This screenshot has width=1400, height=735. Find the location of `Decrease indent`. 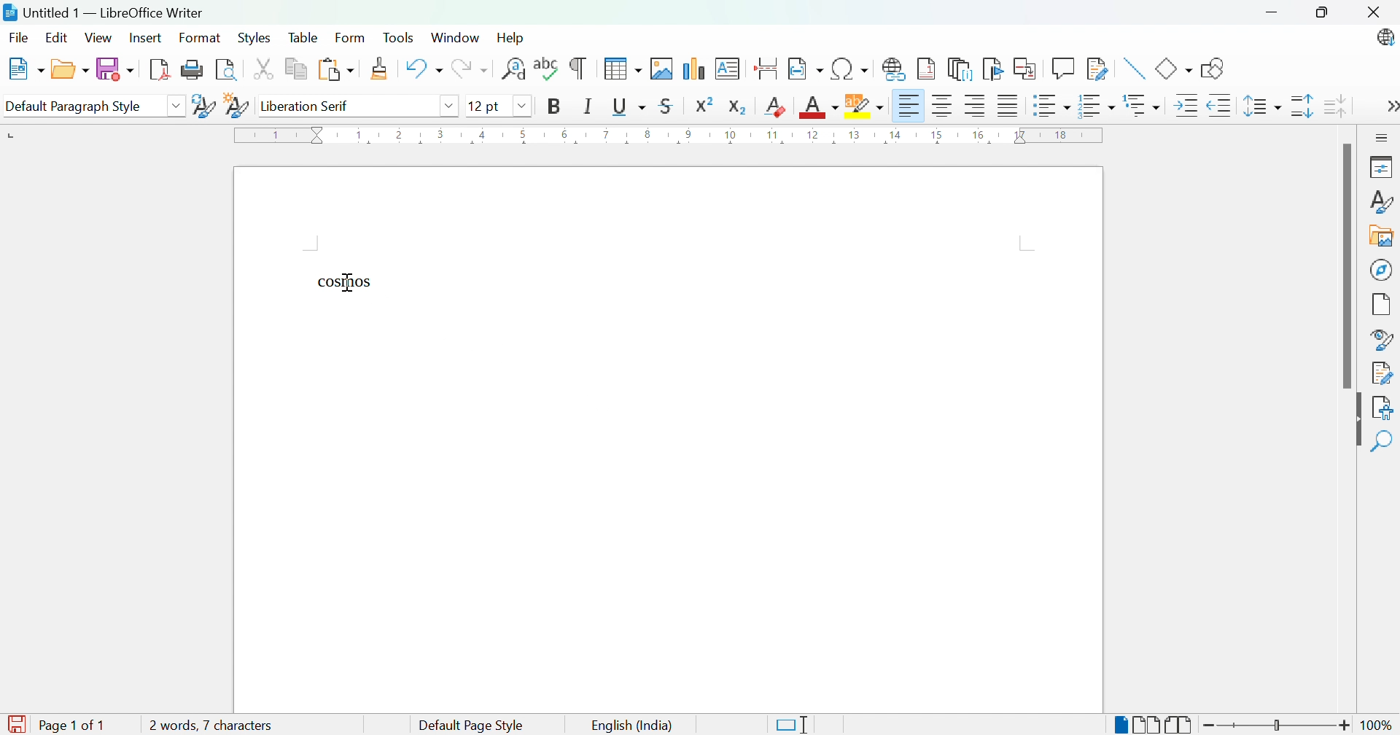

Decrease indent is located at coordinates (1221, 106).